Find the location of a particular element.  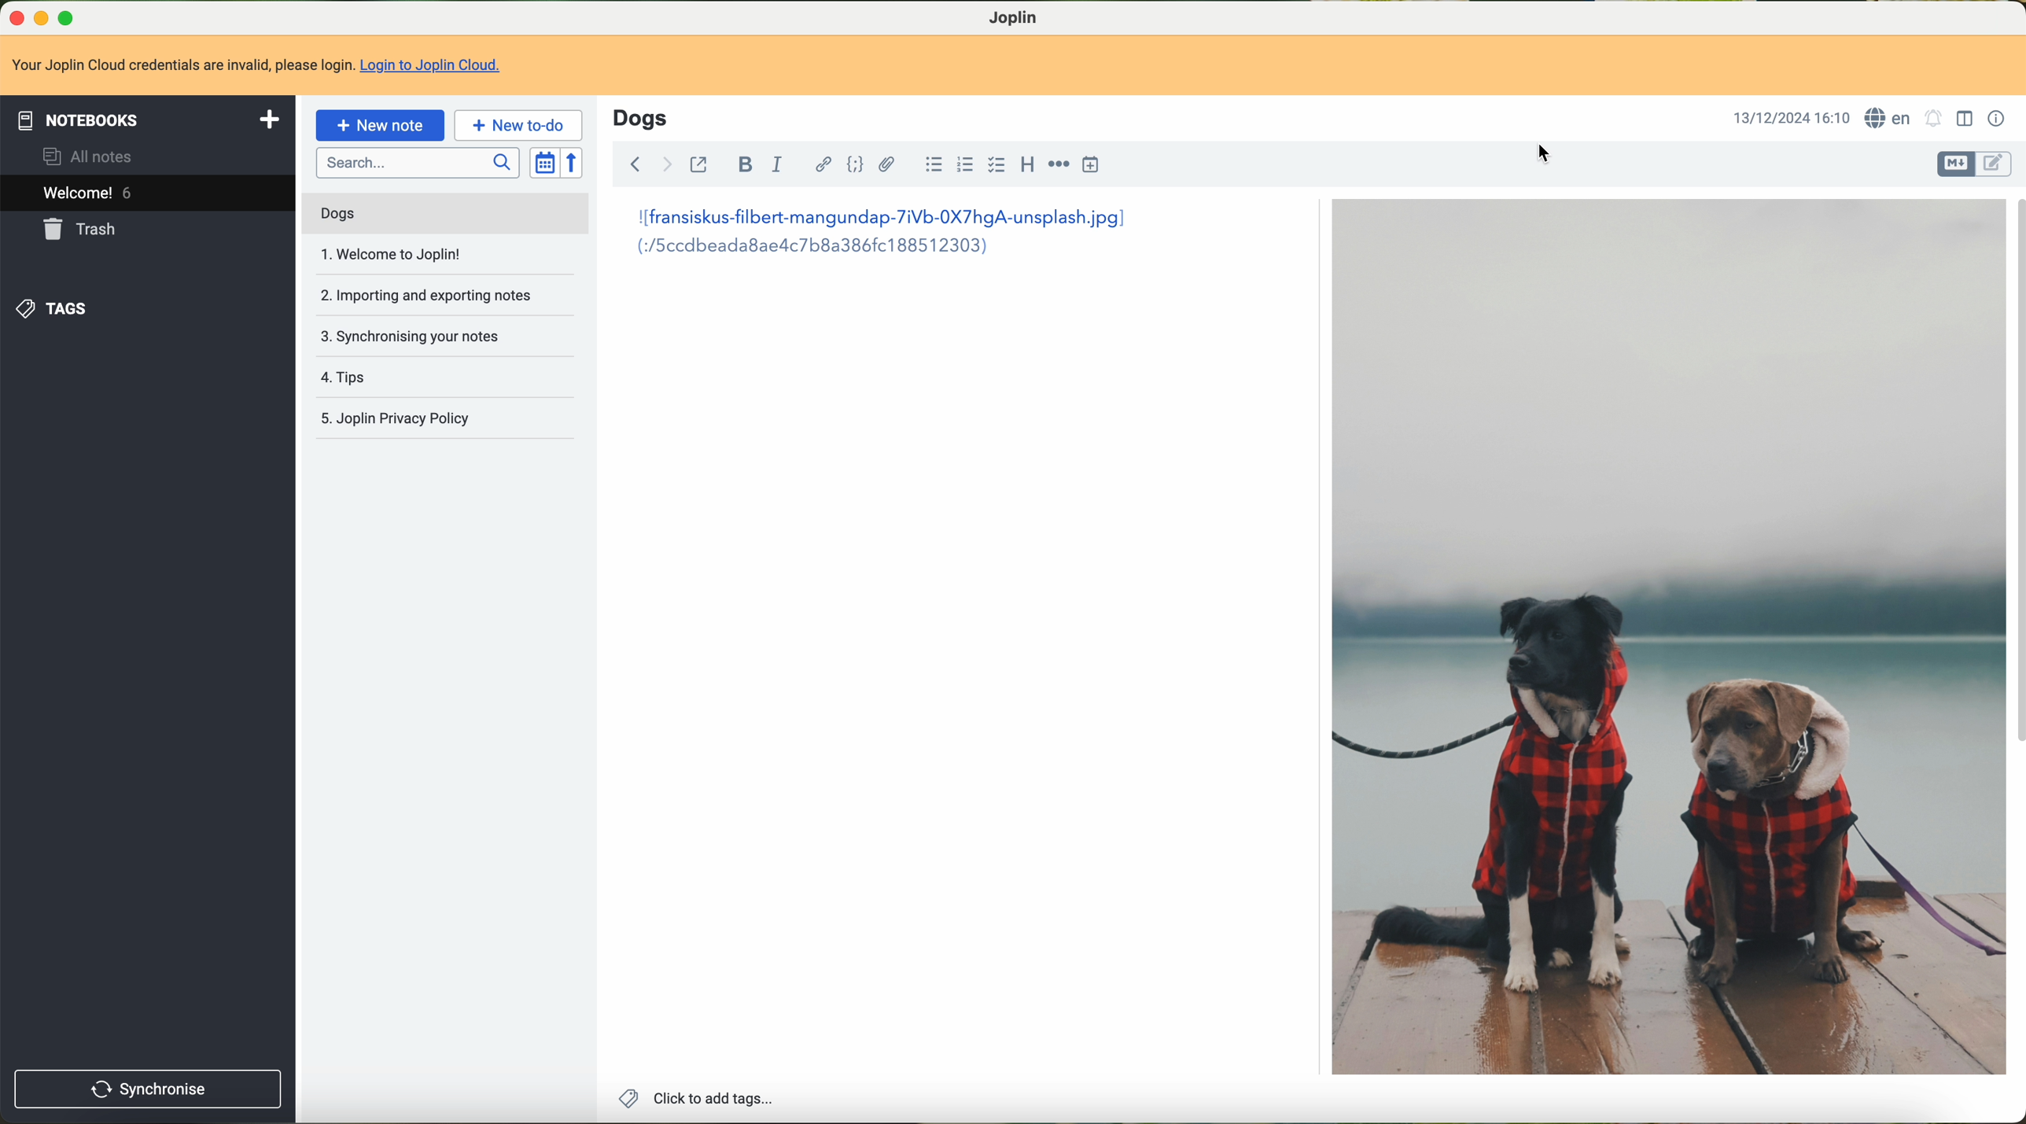

maximize Joplin is located at coordinates (68, 19).